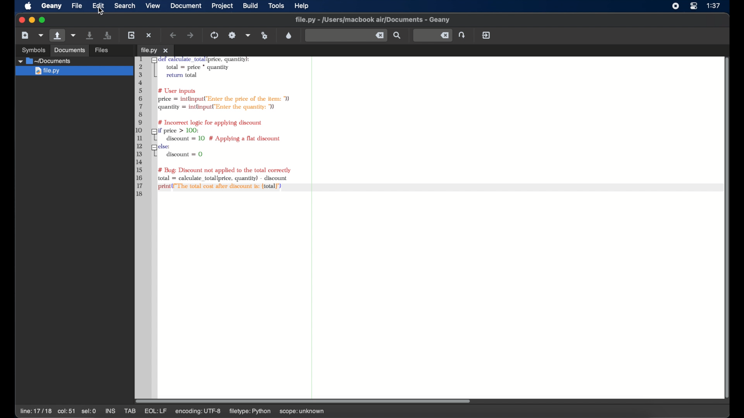 The image size is (744, 418). I want to click on screen recorder icons, so click(675, 6).